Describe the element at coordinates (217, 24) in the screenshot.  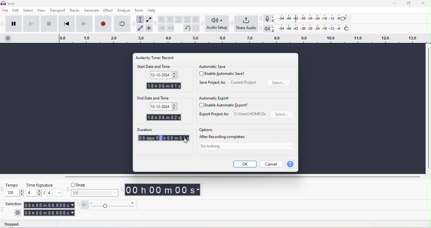
I see `audio setup` at that location.